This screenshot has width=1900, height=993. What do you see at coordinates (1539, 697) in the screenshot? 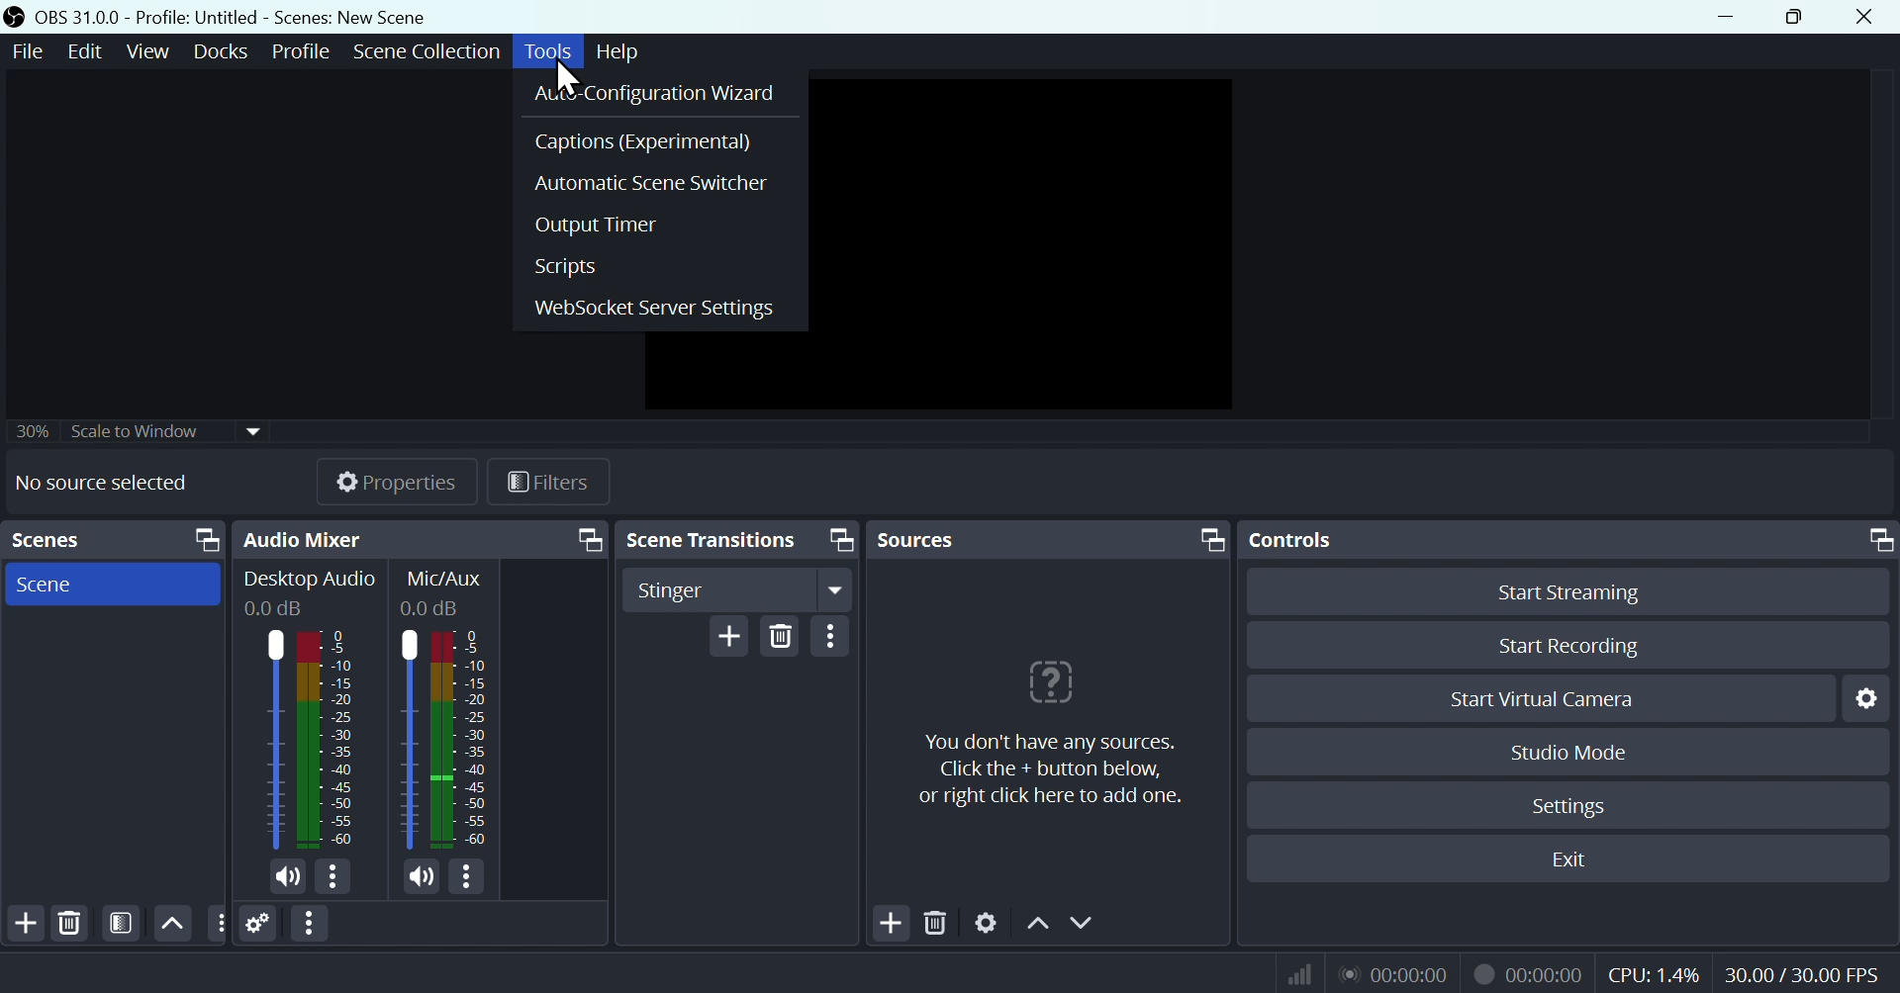
I see `Start Virtual Camera` at bounding box center [1539, 697].